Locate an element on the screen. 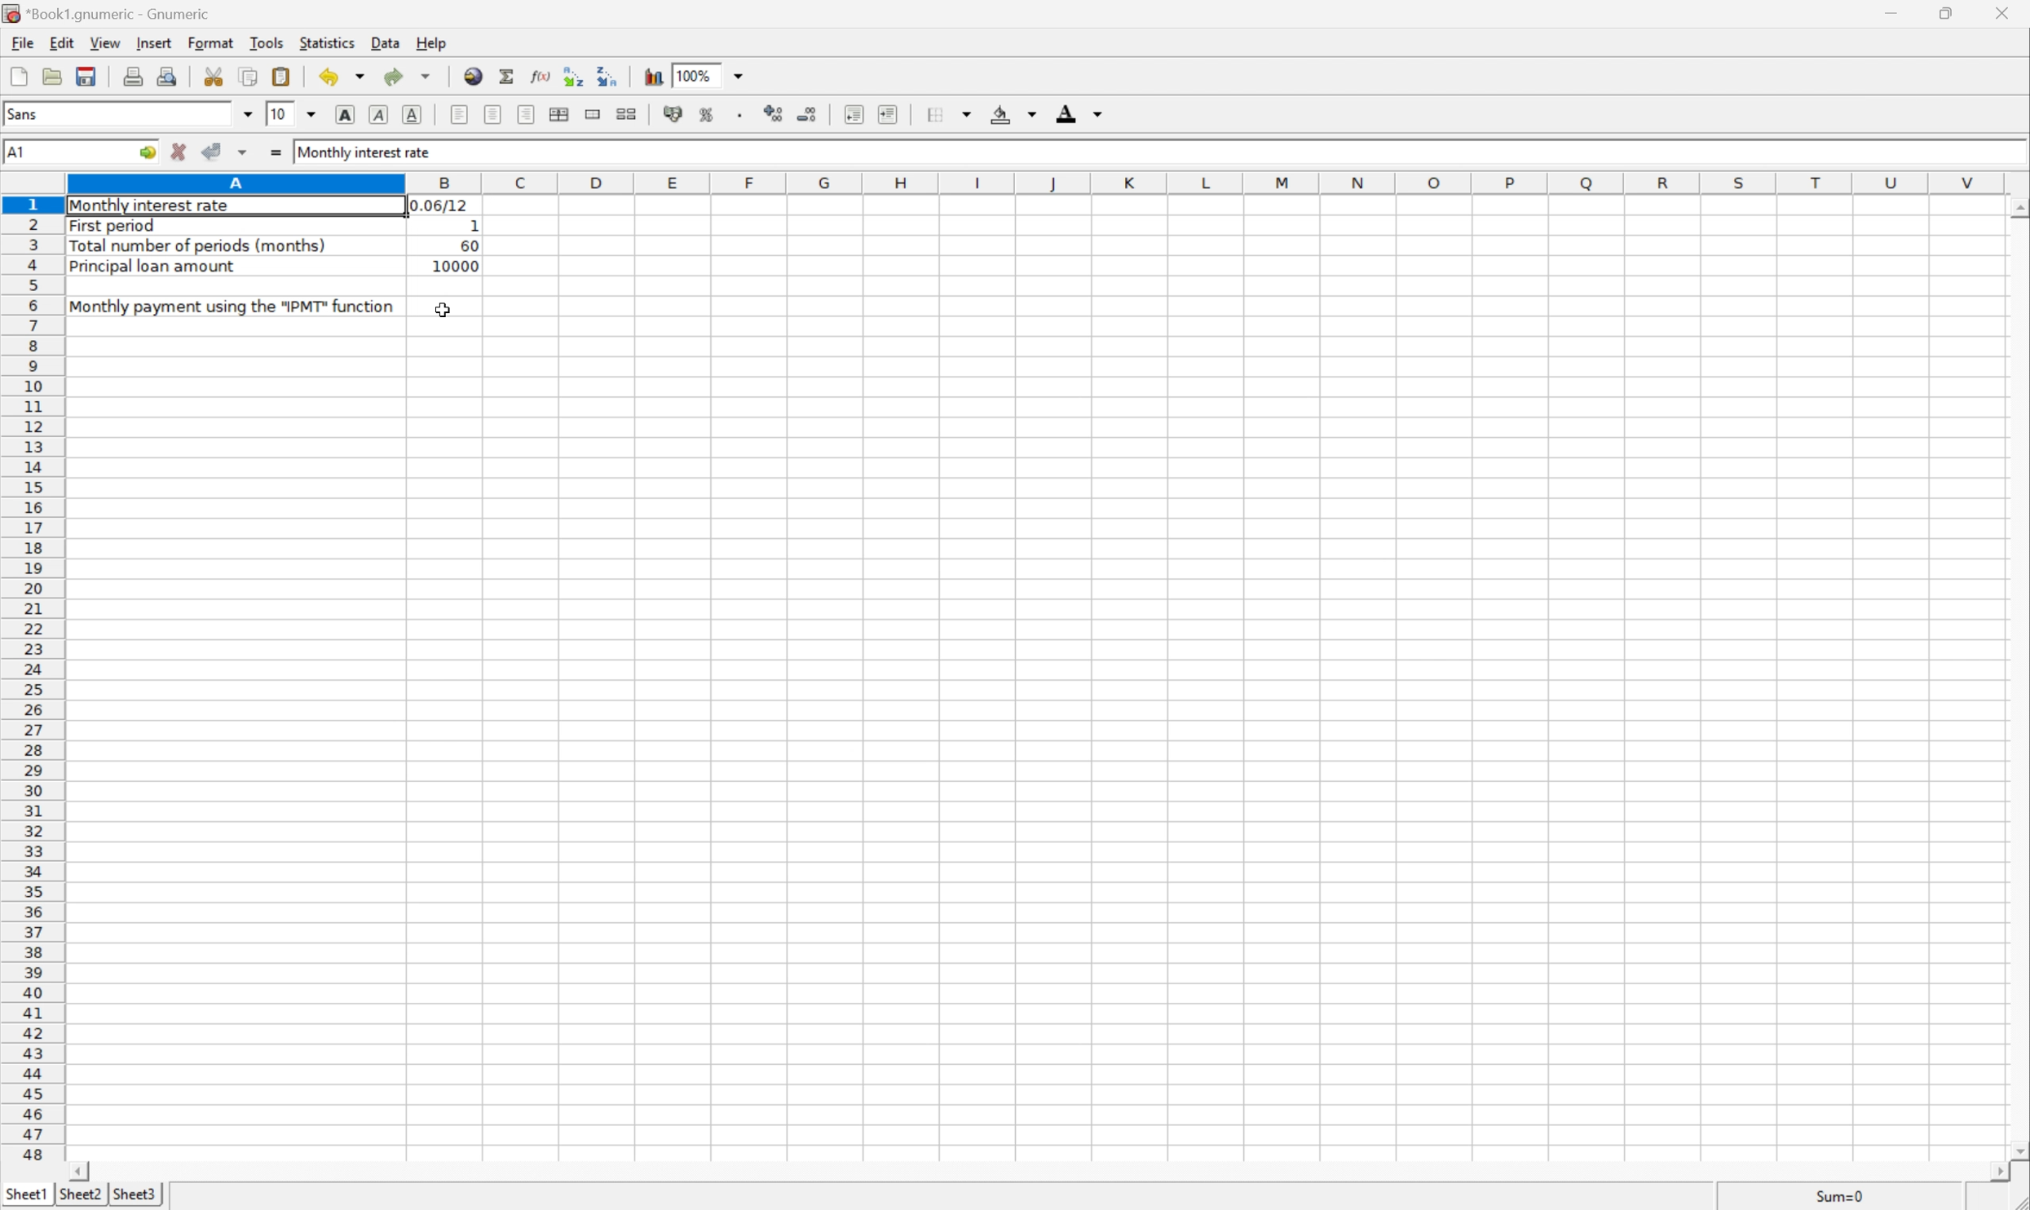  Row Numbers is located at coordinates (33, 682).